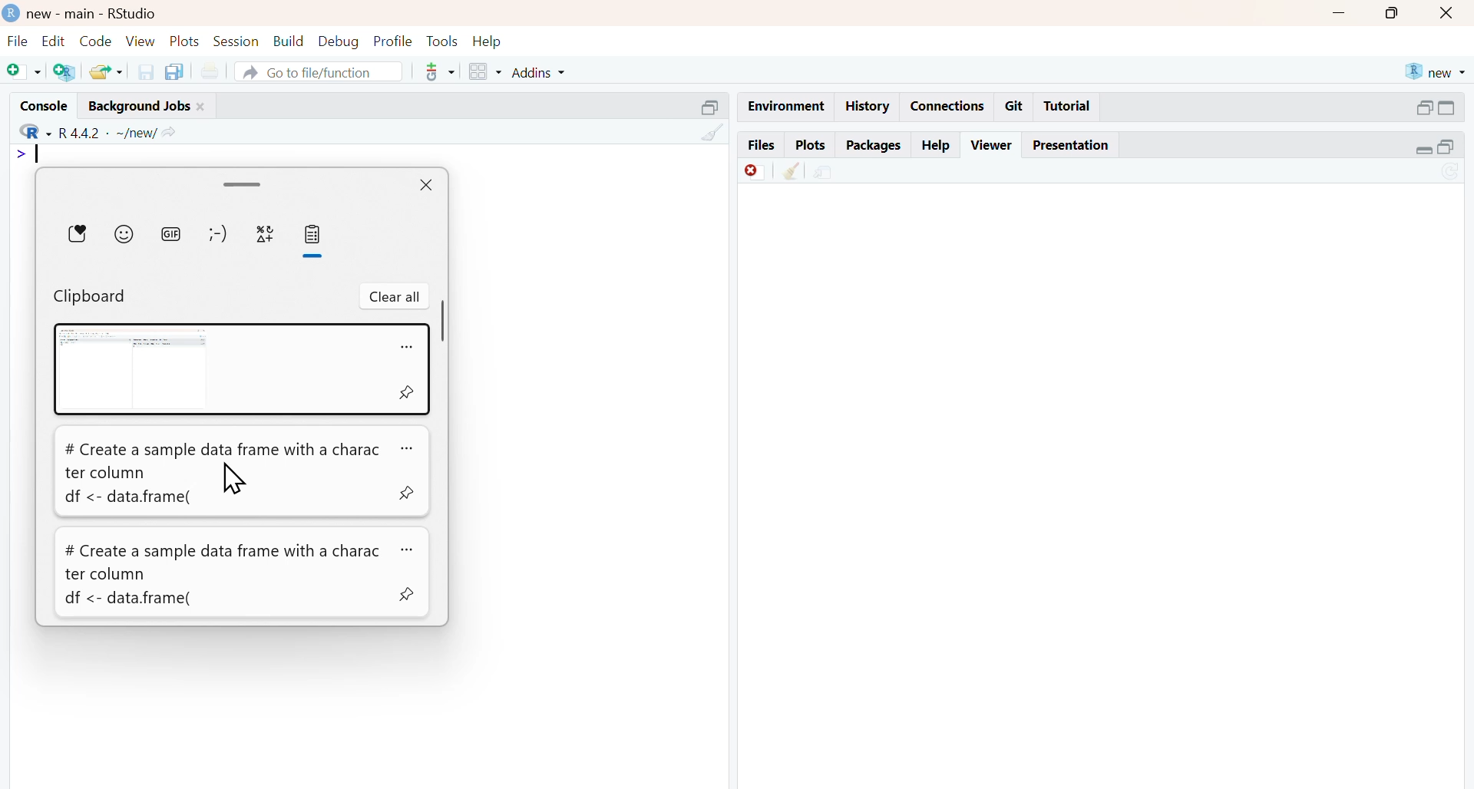  What do you see at coordinates (235, 41) in the screenshot?
I see `session` at bounding box center [235, 41].